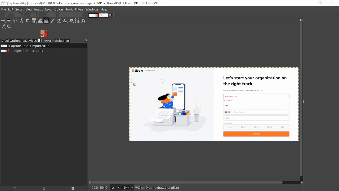 The image size is (339, 191). I want to click on Current tab, so click(104, 15).